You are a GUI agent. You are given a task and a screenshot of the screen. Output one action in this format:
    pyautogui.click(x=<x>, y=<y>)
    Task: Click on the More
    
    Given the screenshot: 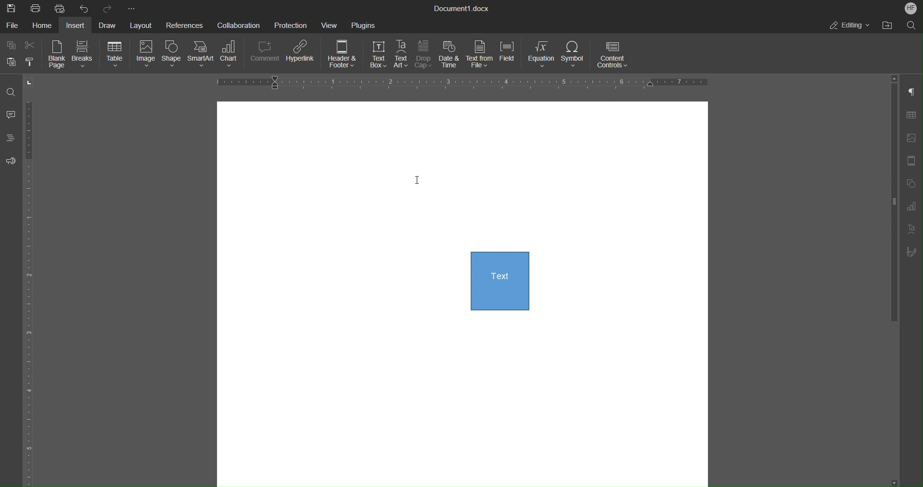 What is the action you would take?
    pyautogui.click(x=130, y=7)
    